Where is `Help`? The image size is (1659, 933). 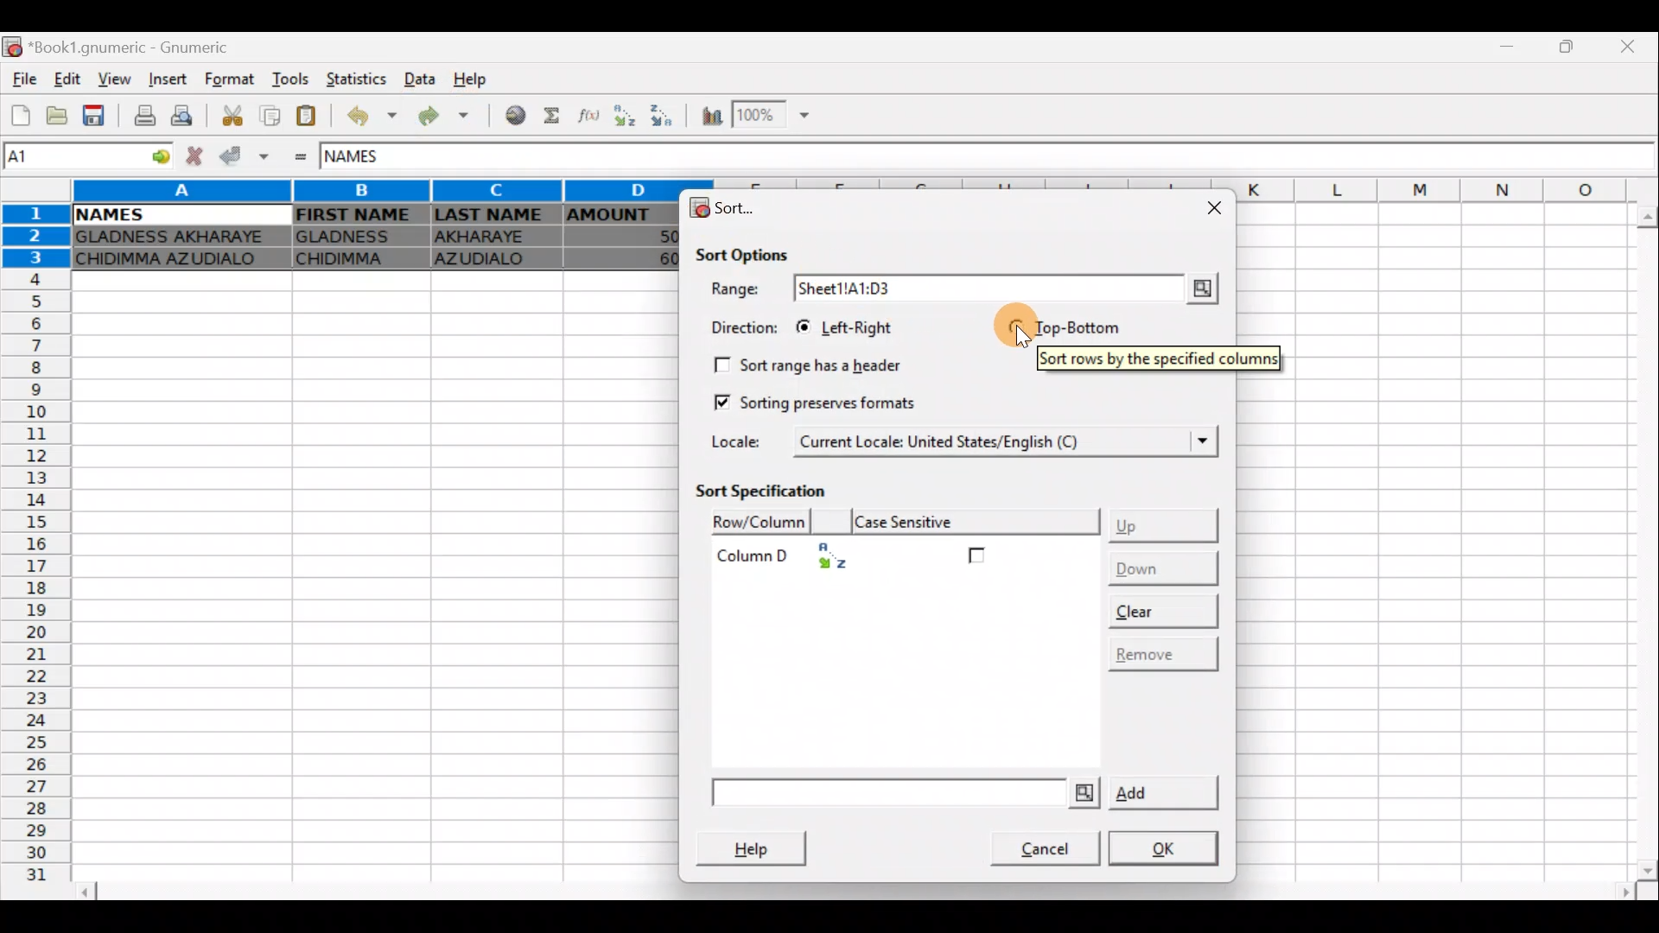 Help is located at coordinates (760, 847).